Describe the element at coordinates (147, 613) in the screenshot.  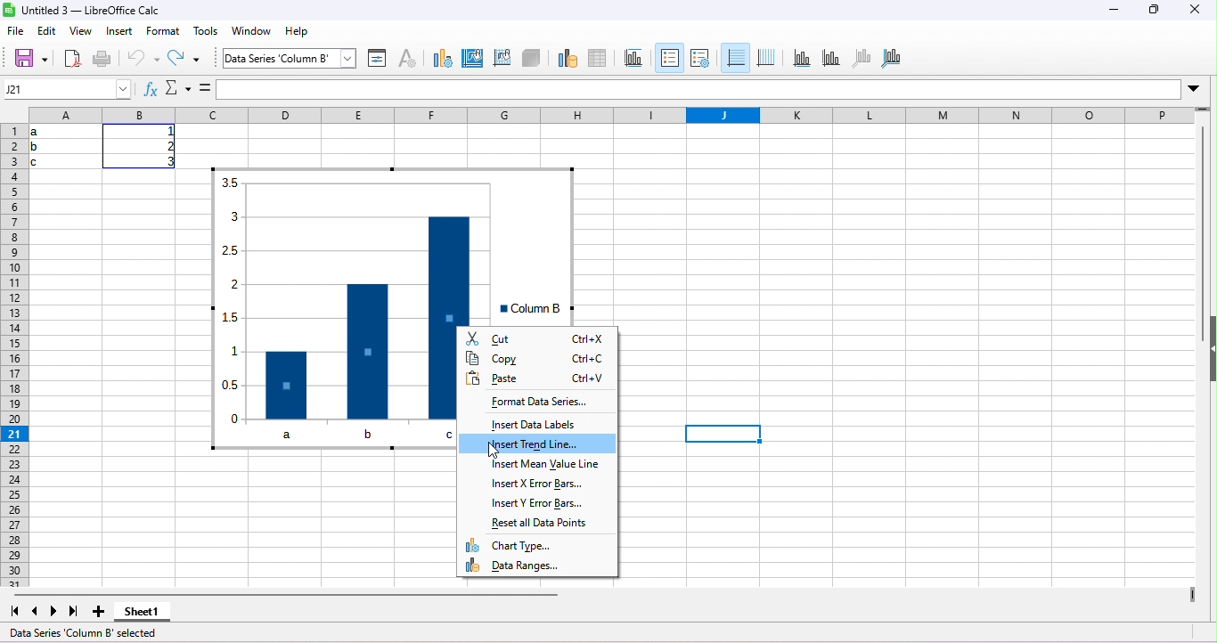
I see `sheet 1` at that location.